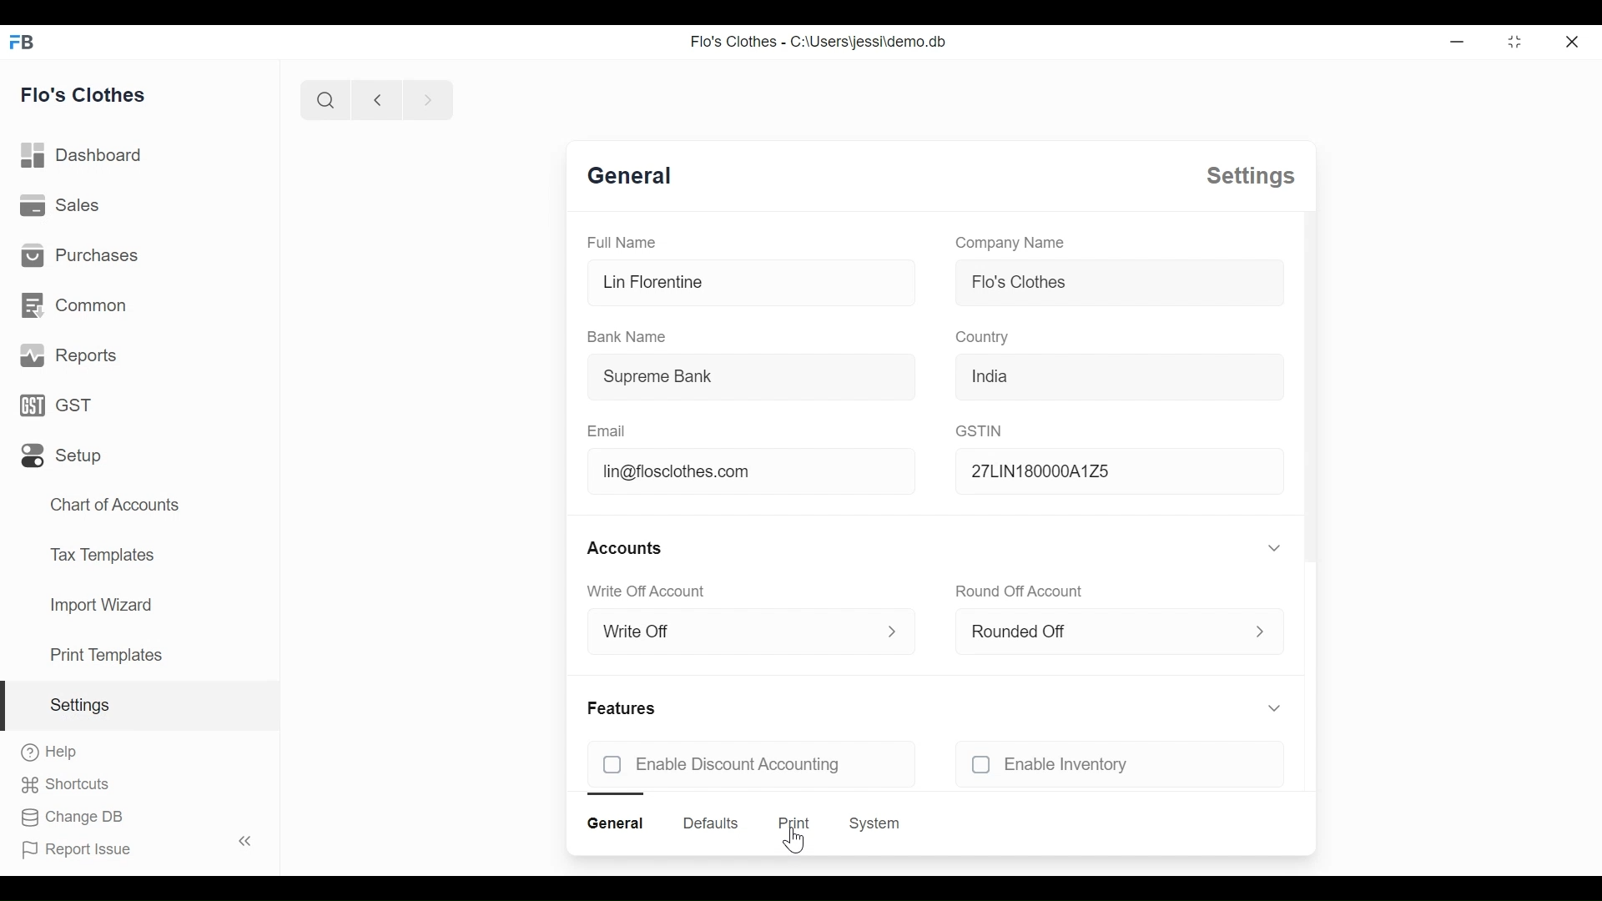 Image resolution: width=1602 pixels, height=901 pixels. I want to click on 27LIN180000A1Z5, so click(1121, 471).